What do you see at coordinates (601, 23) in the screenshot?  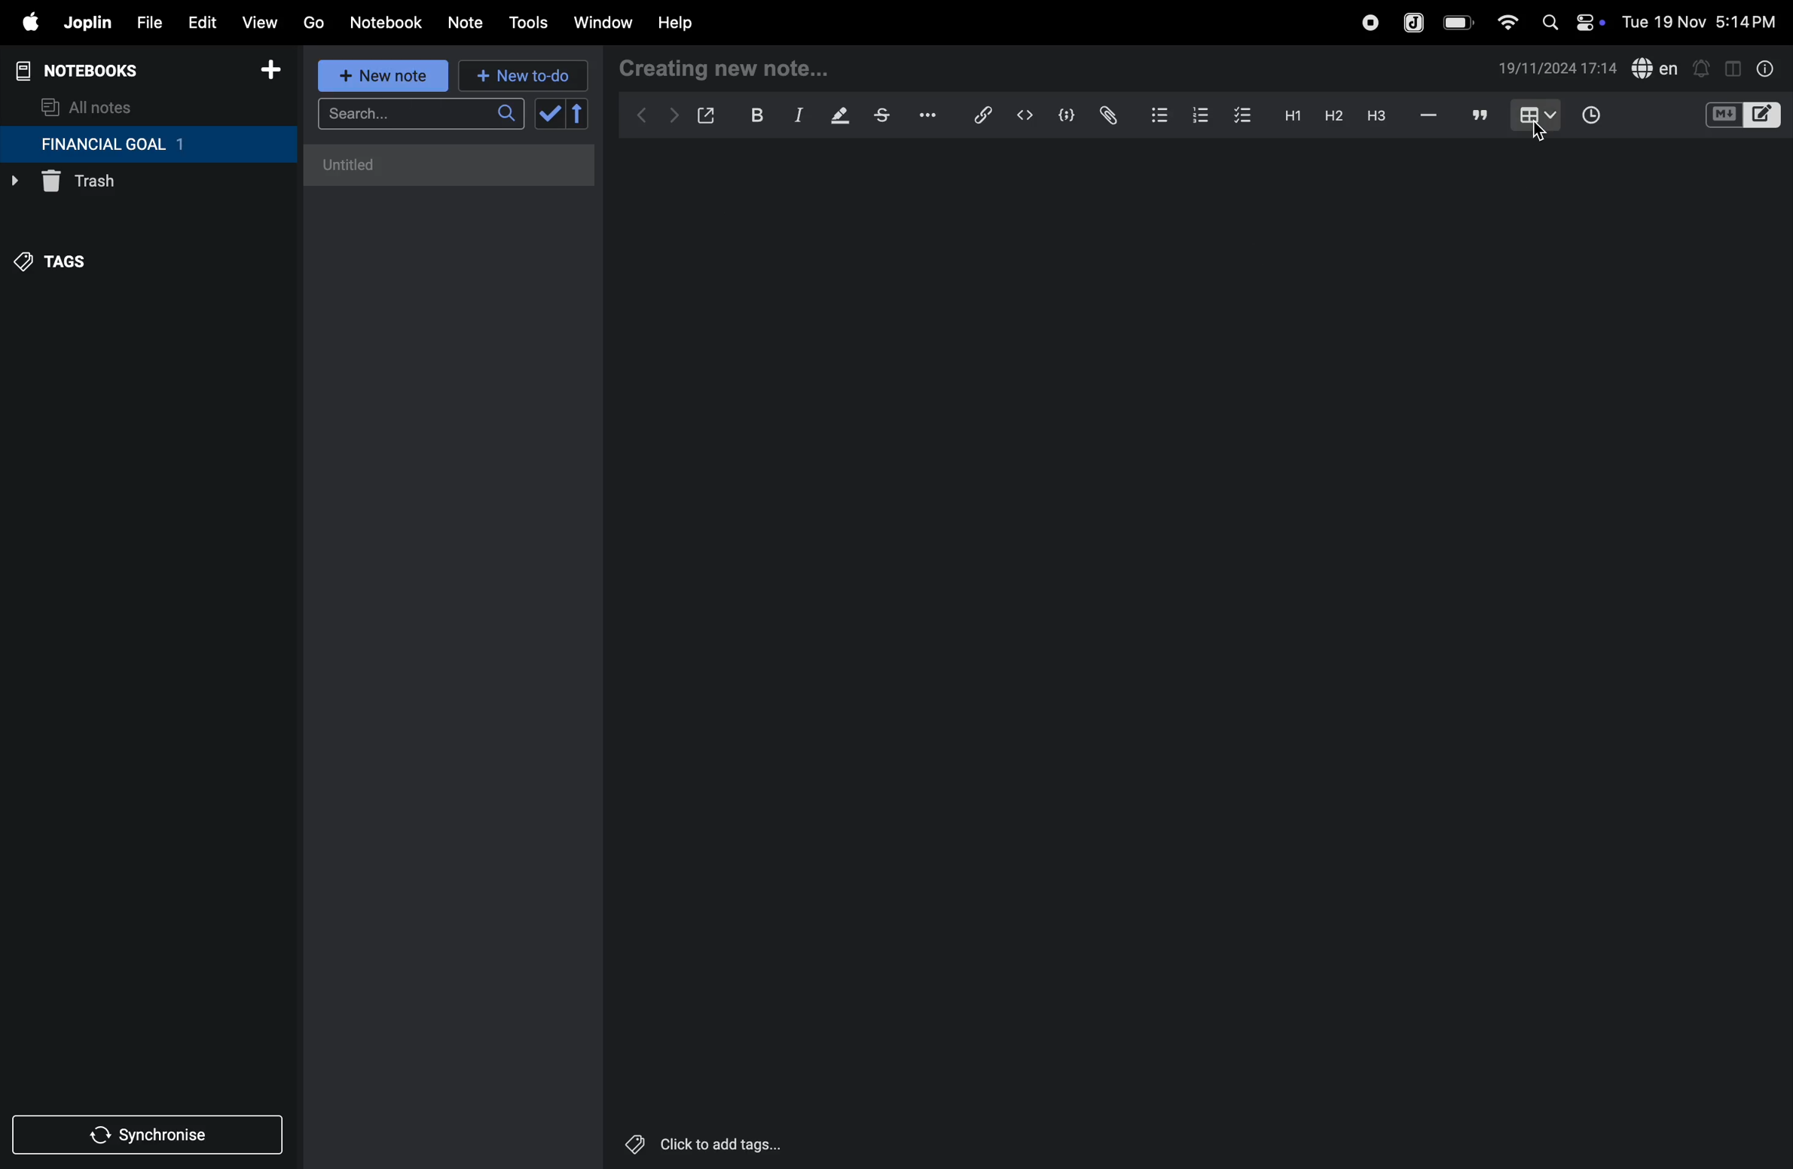 I see `window` at bounding box center [601, 23].